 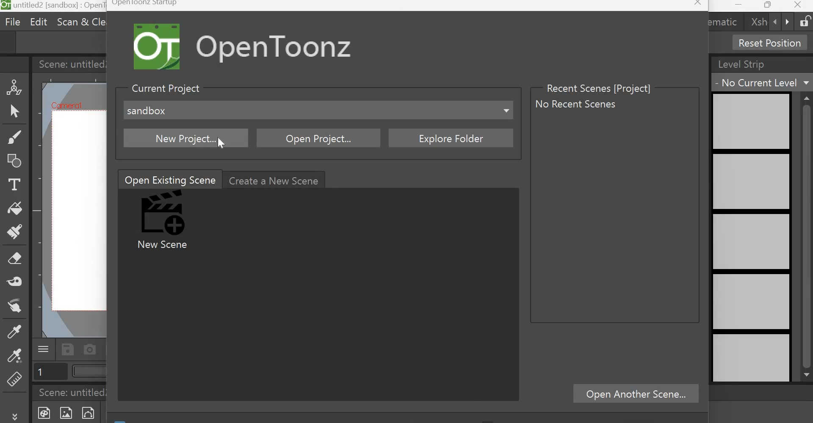 I want to click on Logo, so click(x=159, y=47).